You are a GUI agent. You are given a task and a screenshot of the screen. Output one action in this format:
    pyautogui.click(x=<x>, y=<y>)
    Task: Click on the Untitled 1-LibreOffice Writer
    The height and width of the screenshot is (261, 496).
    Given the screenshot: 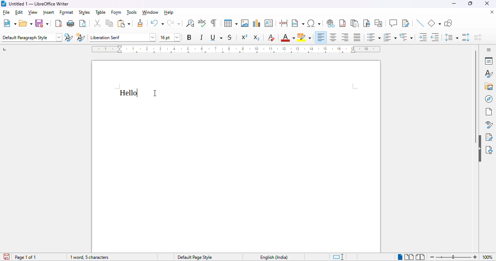 What is the action you would take?
    pyautogui.click(x=39, y=4)
    